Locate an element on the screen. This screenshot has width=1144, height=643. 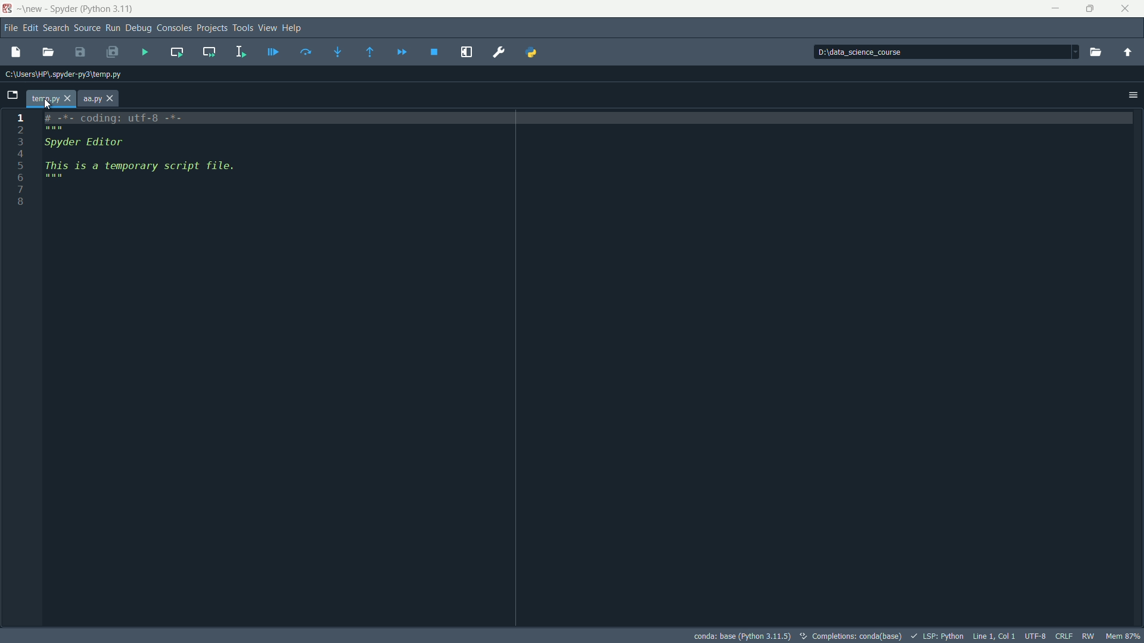
file encoding is located at coordinates (1036, 636).